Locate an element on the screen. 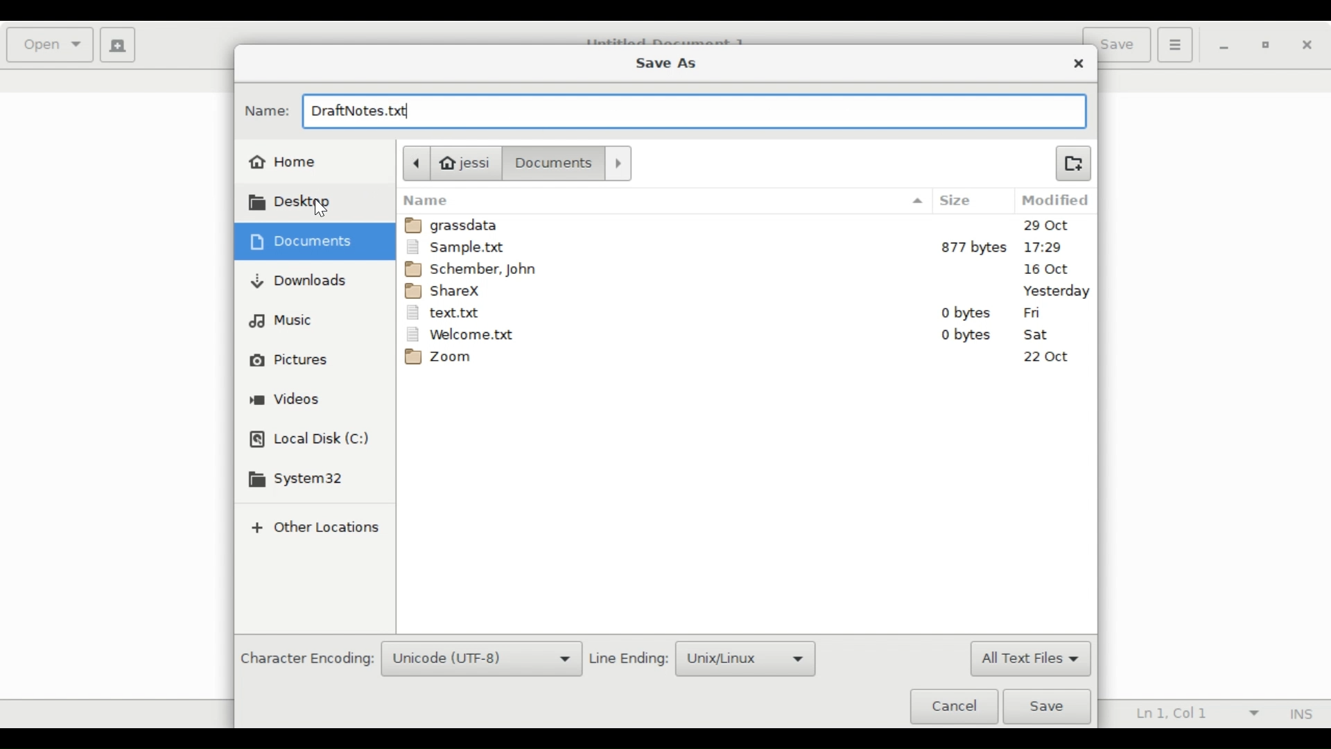 The height and width of the screenshot is (749, 1331). Local Disk (C) is located at coordinates (311, 440).